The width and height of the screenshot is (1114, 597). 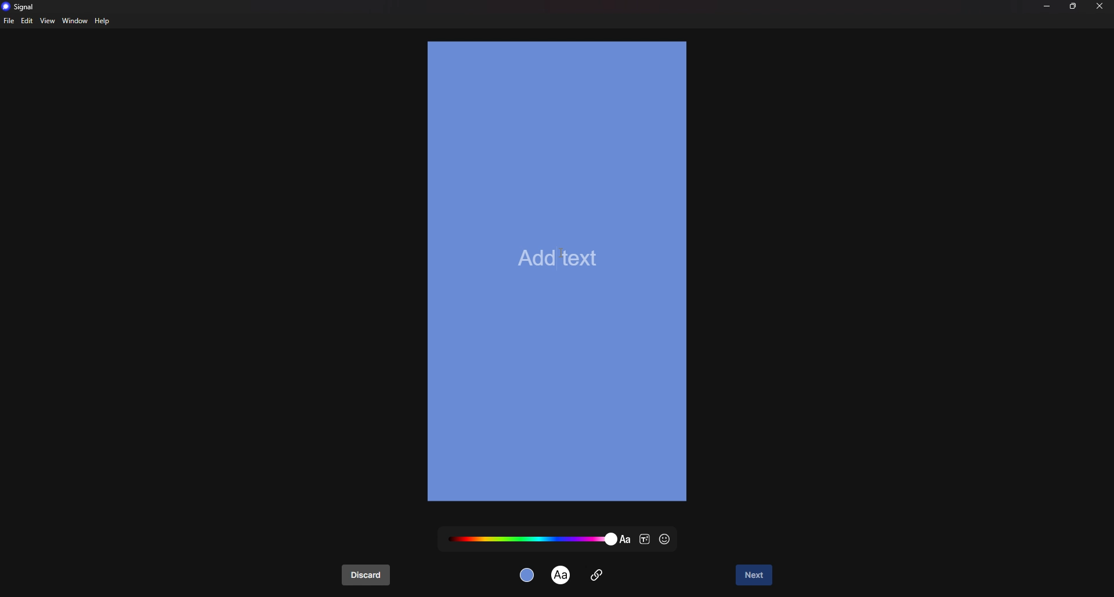 I want to click on input text, so click(x=572, y=254).